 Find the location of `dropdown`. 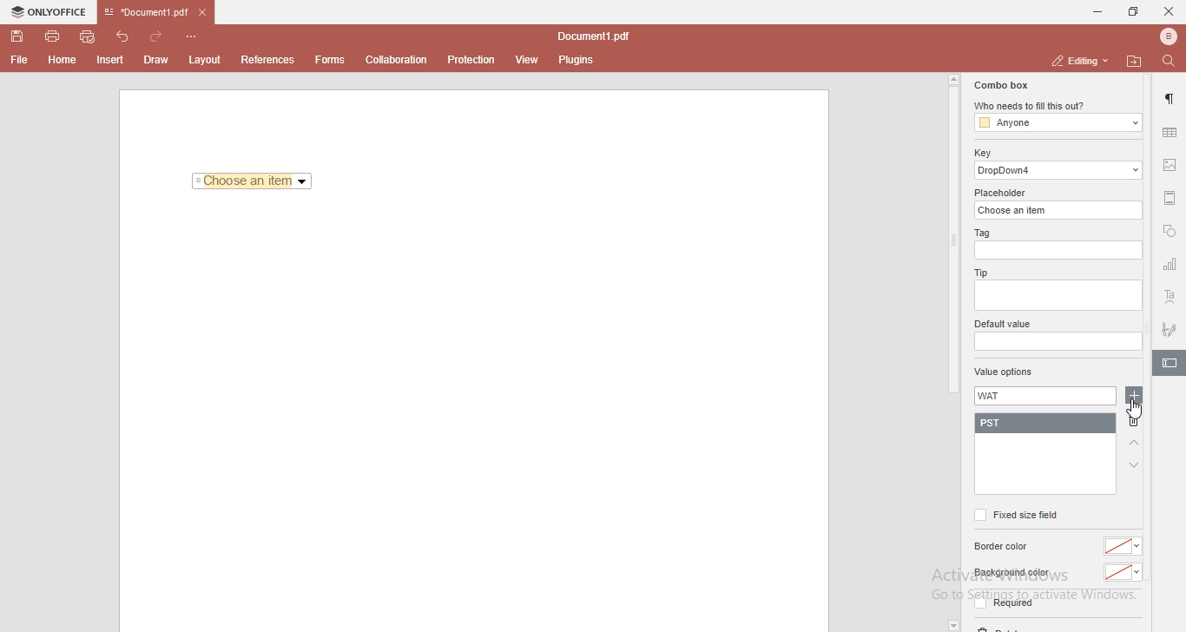

dropdown is located at coordinates (952, 625).